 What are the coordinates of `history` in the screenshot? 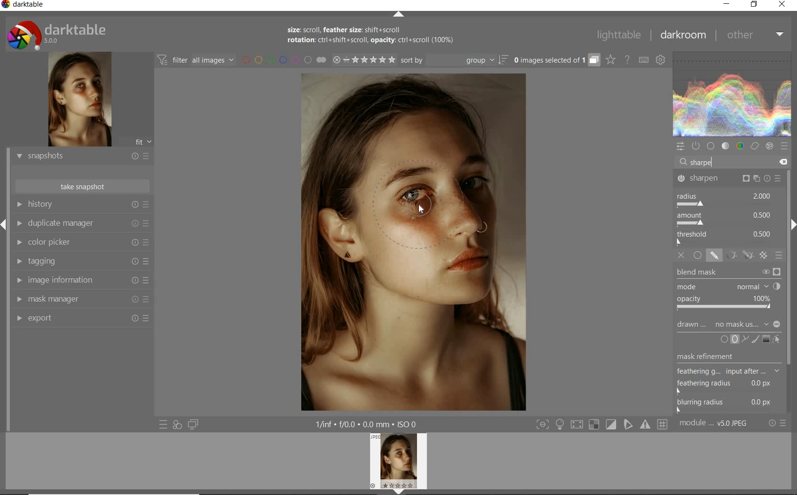 It's located at (82, 205).